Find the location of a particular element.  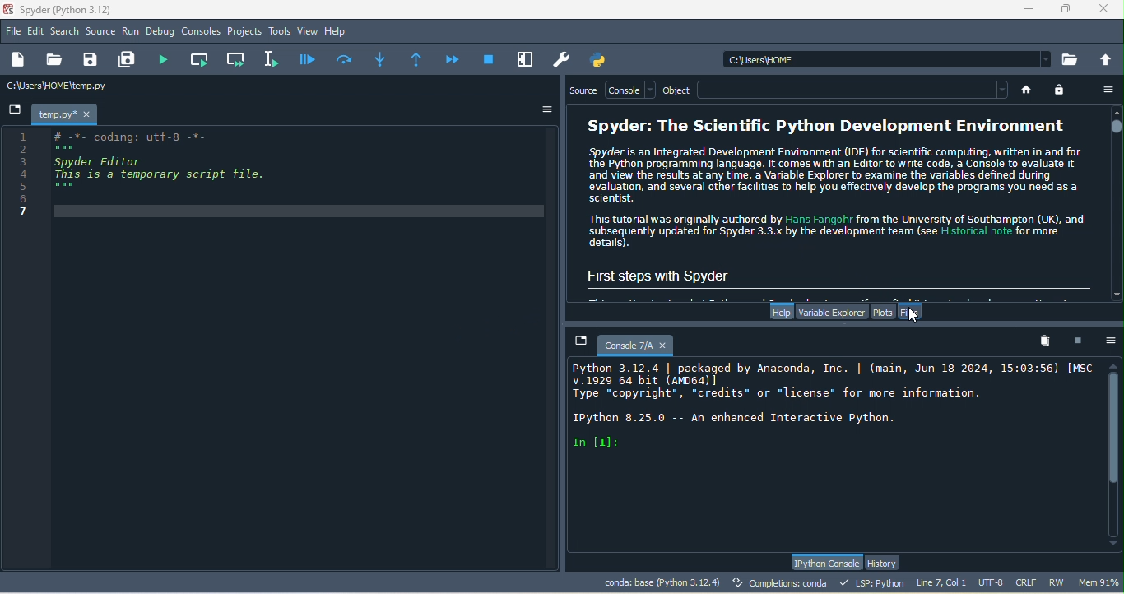

console is located at coordinates (632, 90).